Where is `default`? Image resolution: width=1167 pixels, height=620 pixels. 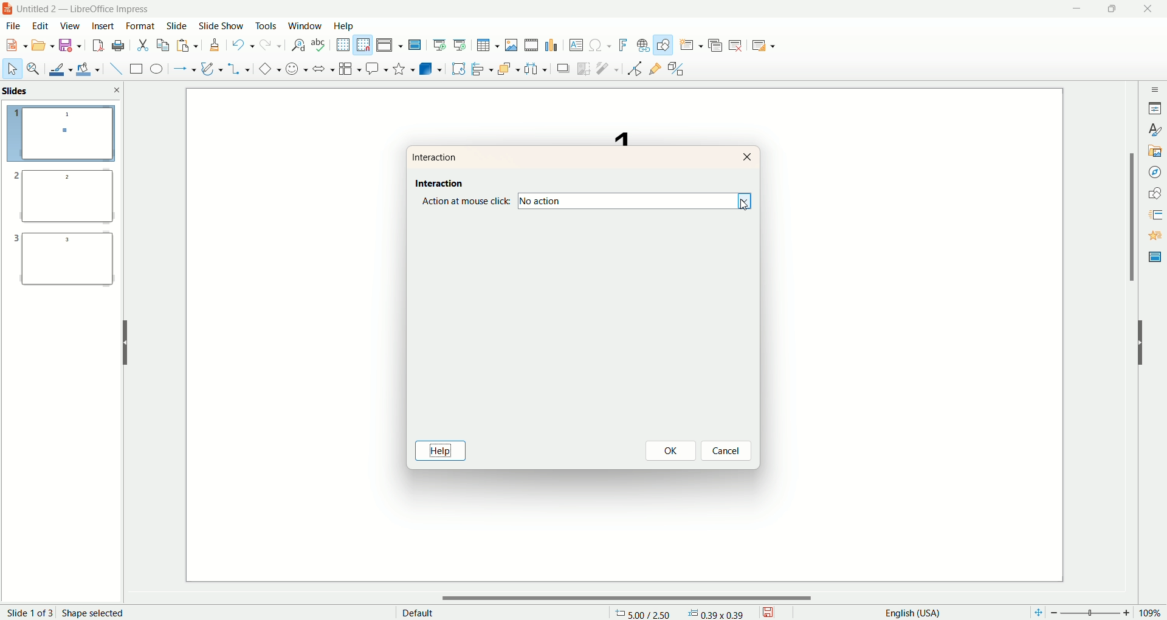 default is located at coordinates (416, 611).